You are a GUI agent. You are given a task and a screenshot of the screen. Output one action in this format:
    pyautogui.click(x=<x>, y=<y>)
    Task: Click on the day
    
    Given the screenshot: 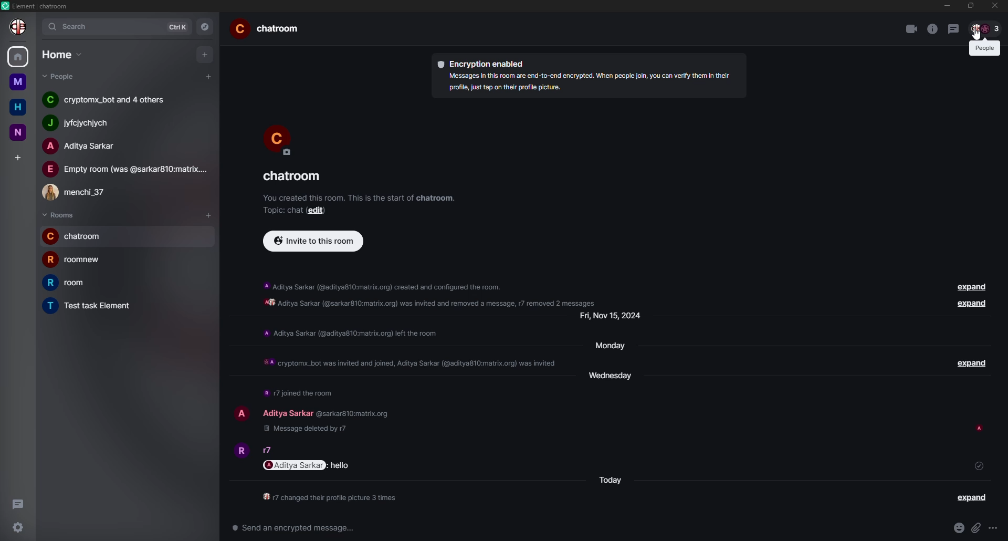 What is the action you would take?
    pyautogui.click(x=617, y=378)
    